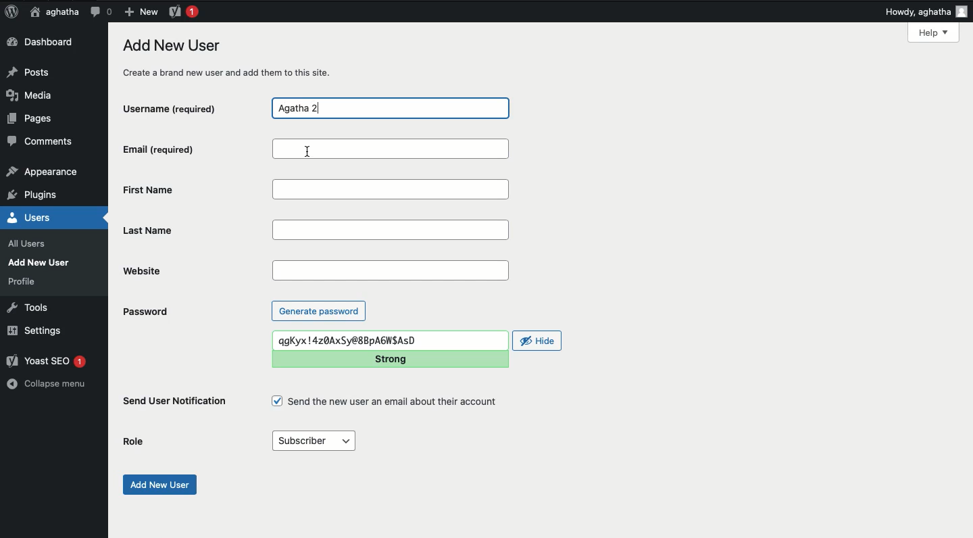  I want to click on Help, so click(933, 32).